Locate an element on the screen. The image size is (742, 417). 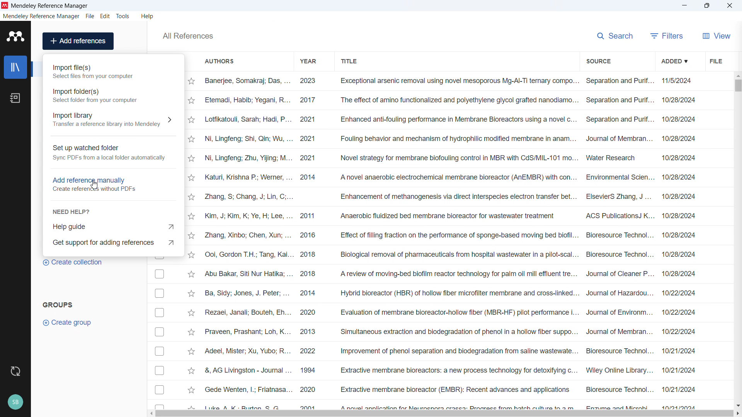
Vertical scrollbar  is located at coordinates (738, 86).